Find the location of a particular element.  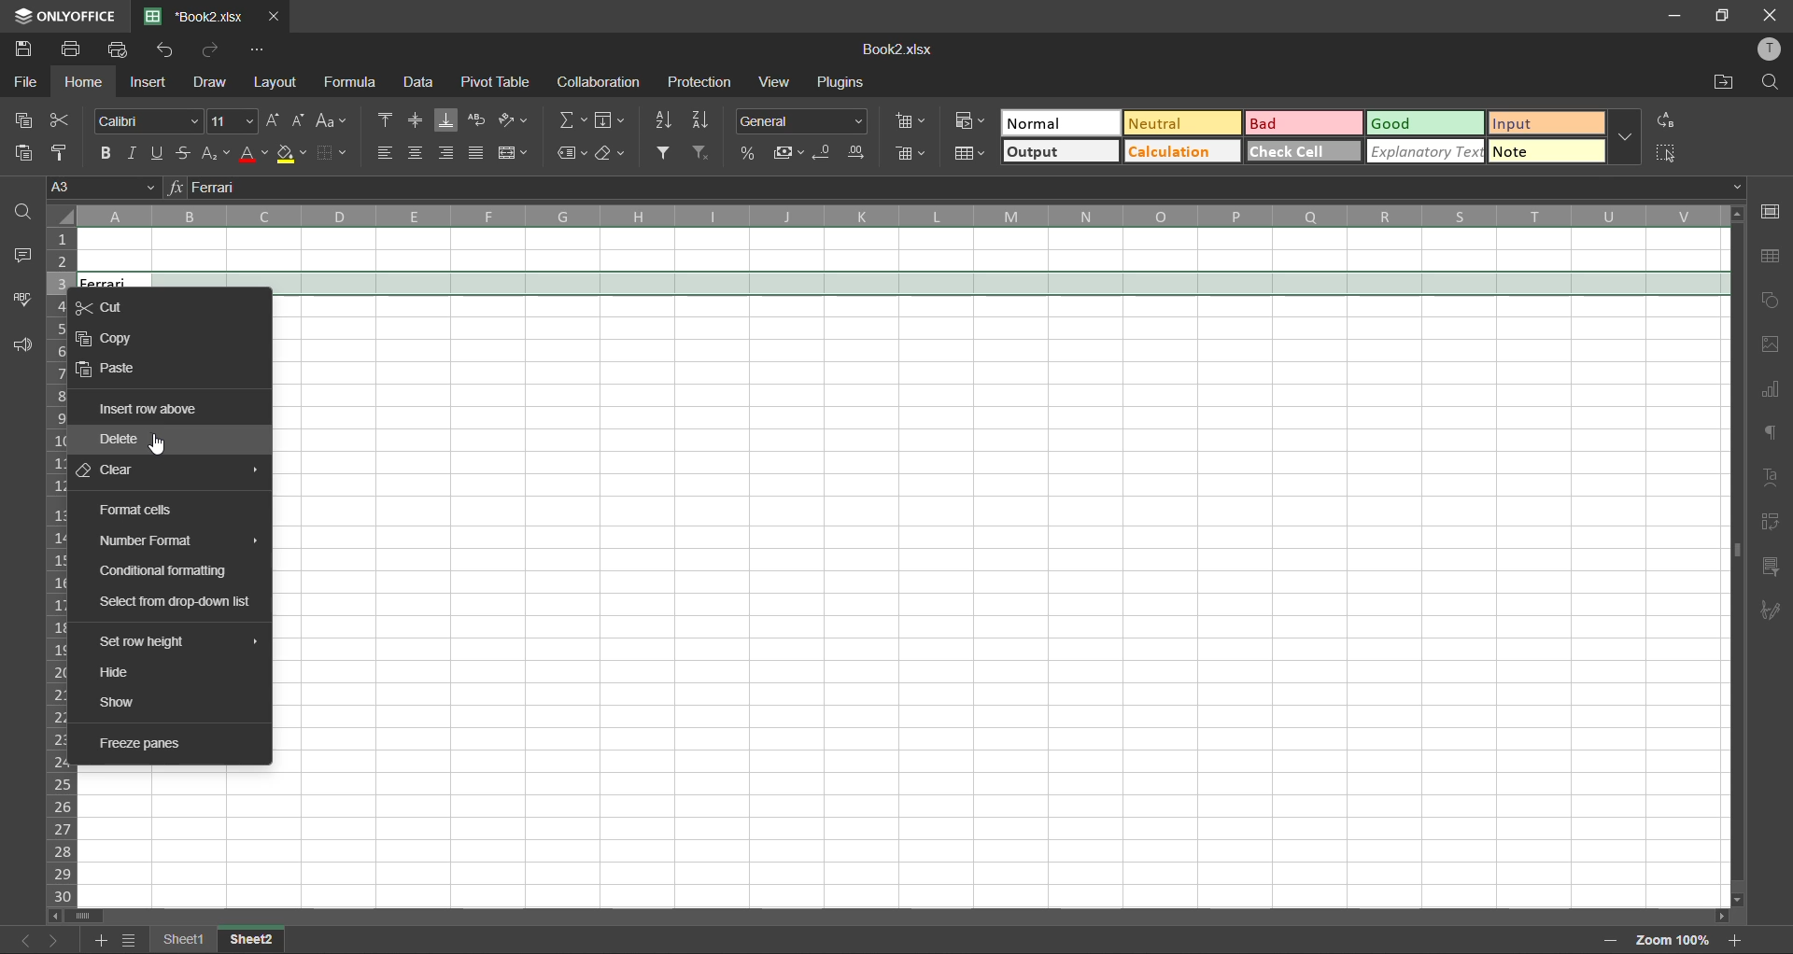

collaboration is located at coordinates (600, 82).